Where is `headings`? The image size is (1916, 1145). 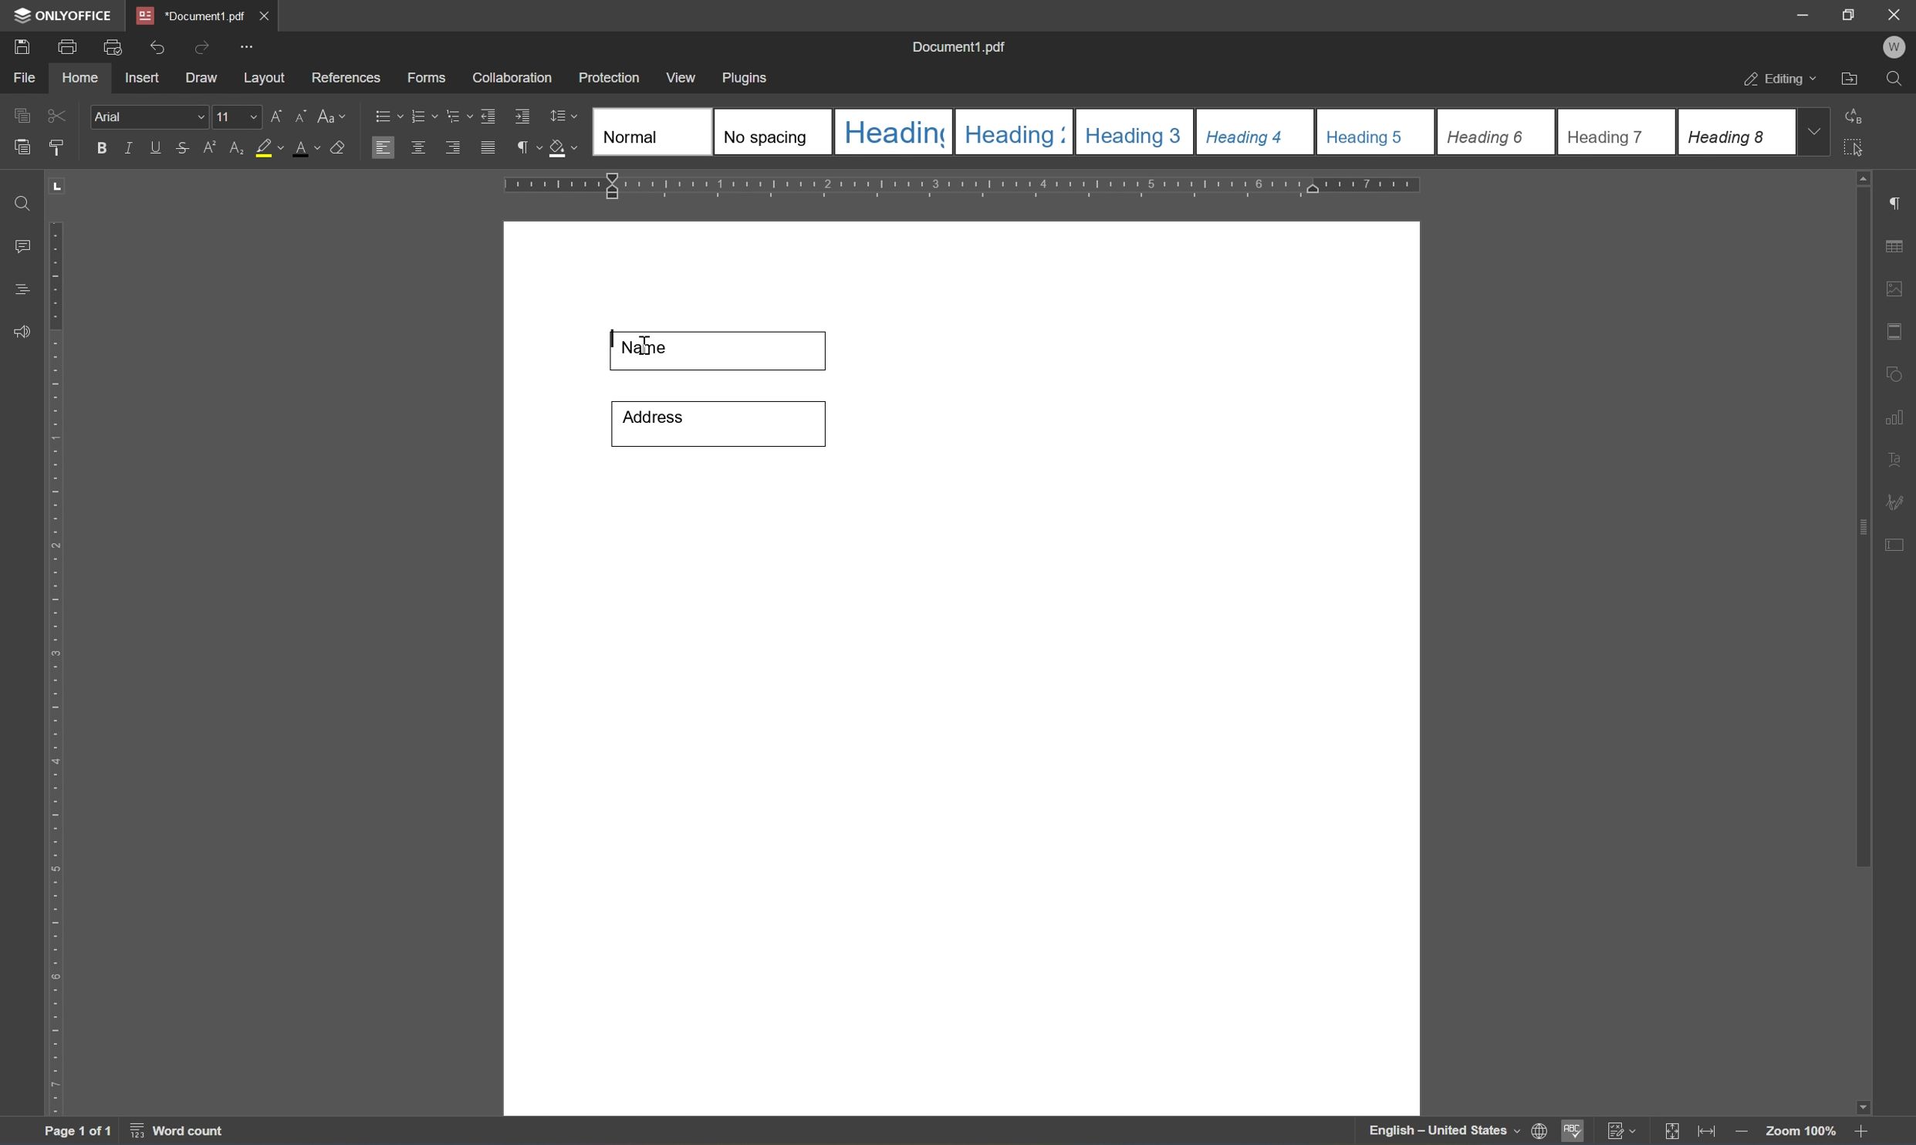 headings is located at coordinates (25, 285).